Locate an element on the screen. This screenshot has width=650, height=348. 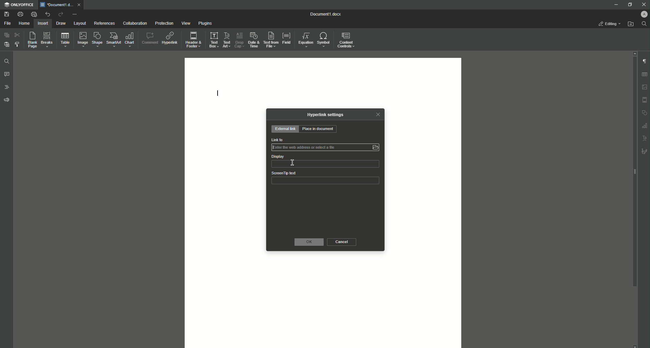
Layout is located at coordinates (79, 23).